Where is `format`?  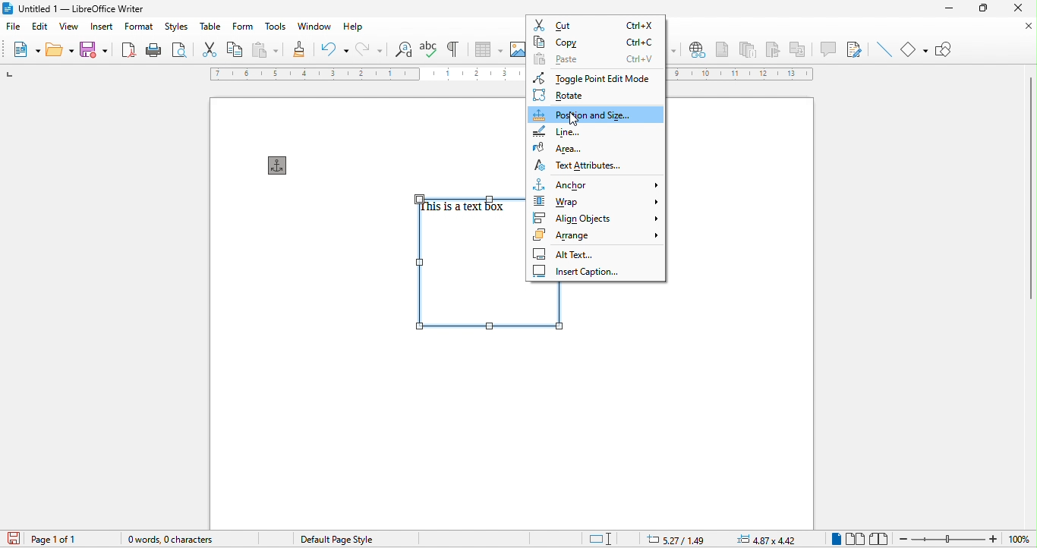 format is located at coordinates (139, 27).